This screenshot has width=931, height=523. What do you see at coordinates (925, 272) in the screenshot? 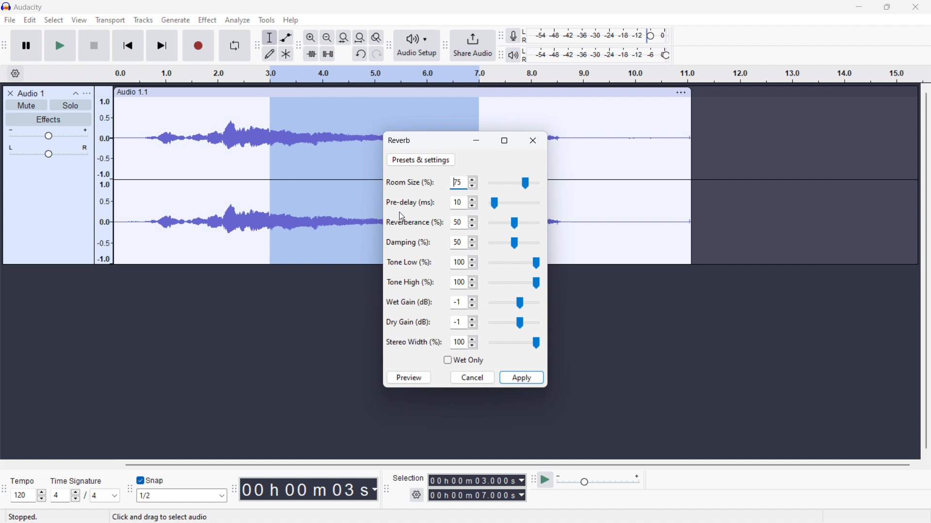
I see `vertical scrollbar` at bounding box center [925, 272].